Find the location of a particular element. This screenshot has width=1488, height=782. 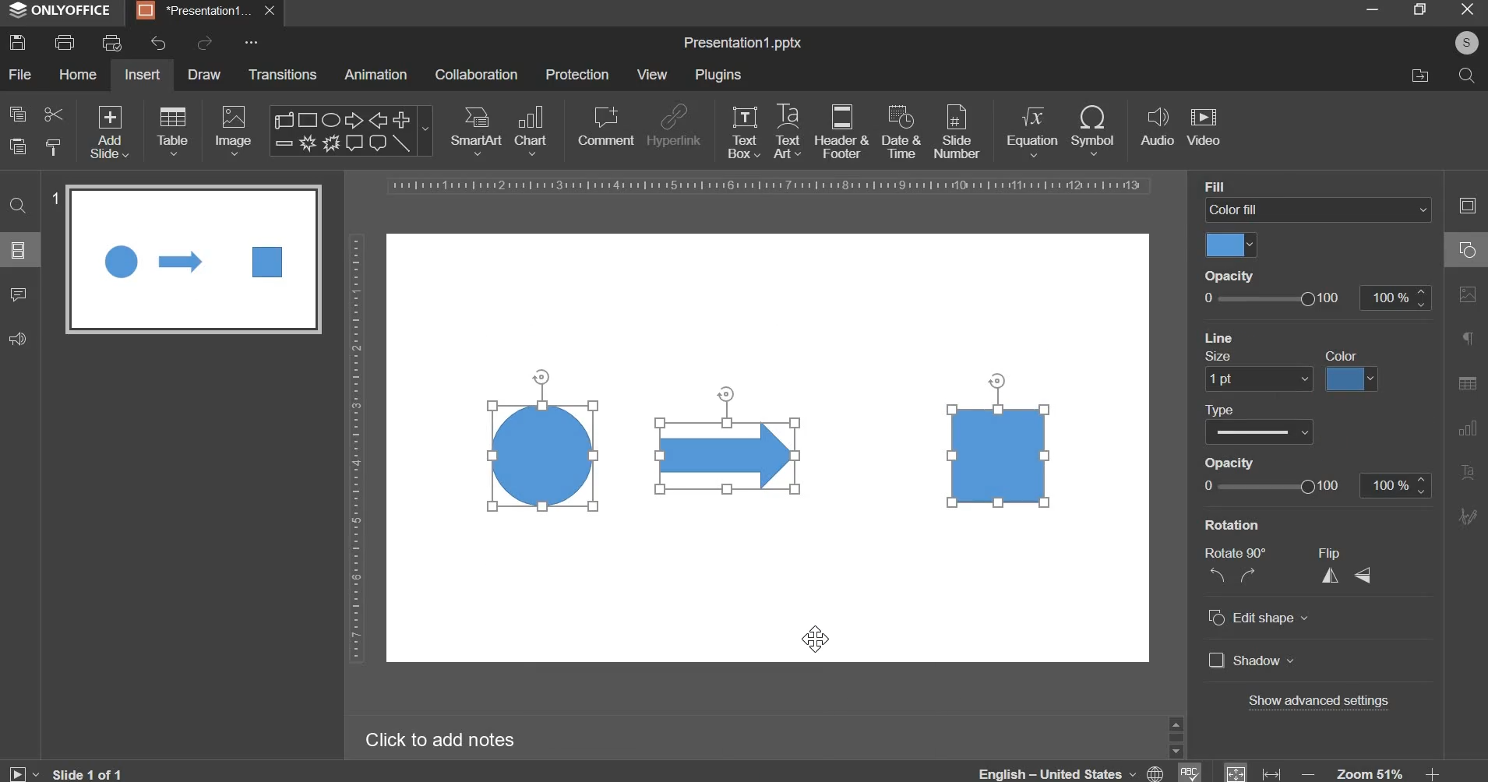

feedback is located at coordinates (17, 339).